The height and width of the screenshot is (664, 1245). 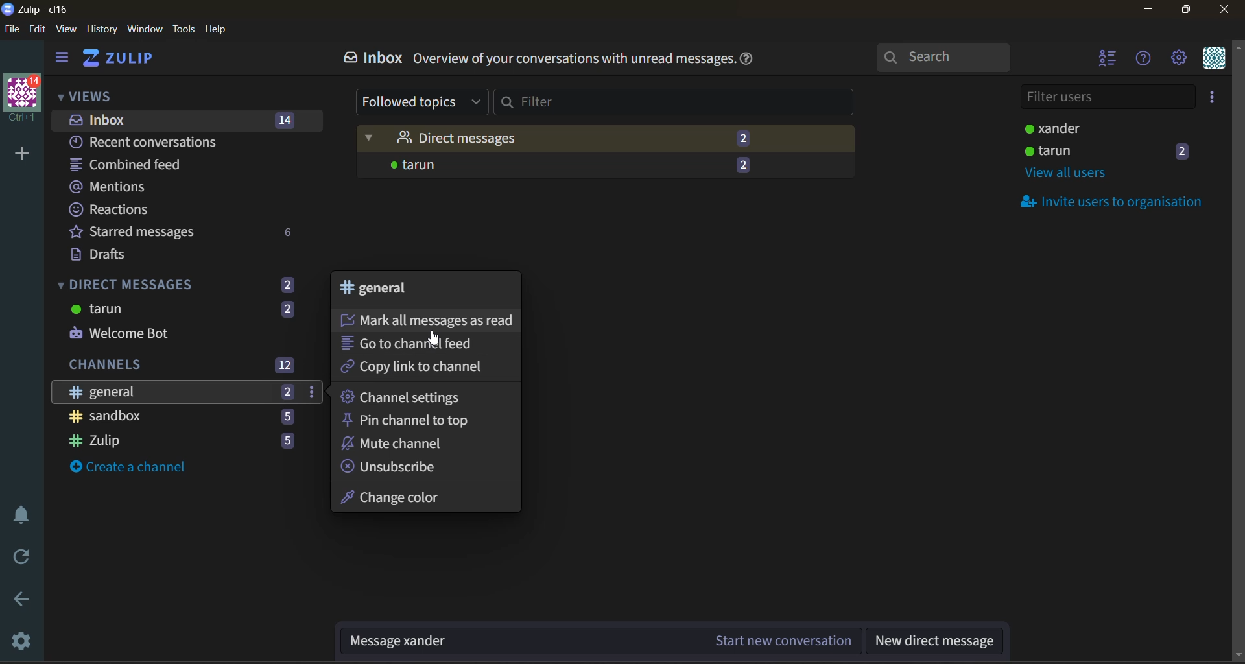 What do you see at coordinates (1106, 99) in the screenshot?
I see `filter users` at bounding box center [1106, 99].